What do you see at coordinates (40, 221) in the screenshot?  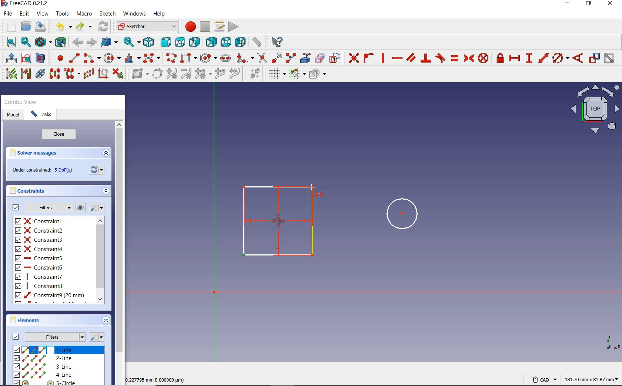 I see `constraint1` at bounding box center [40, 221].